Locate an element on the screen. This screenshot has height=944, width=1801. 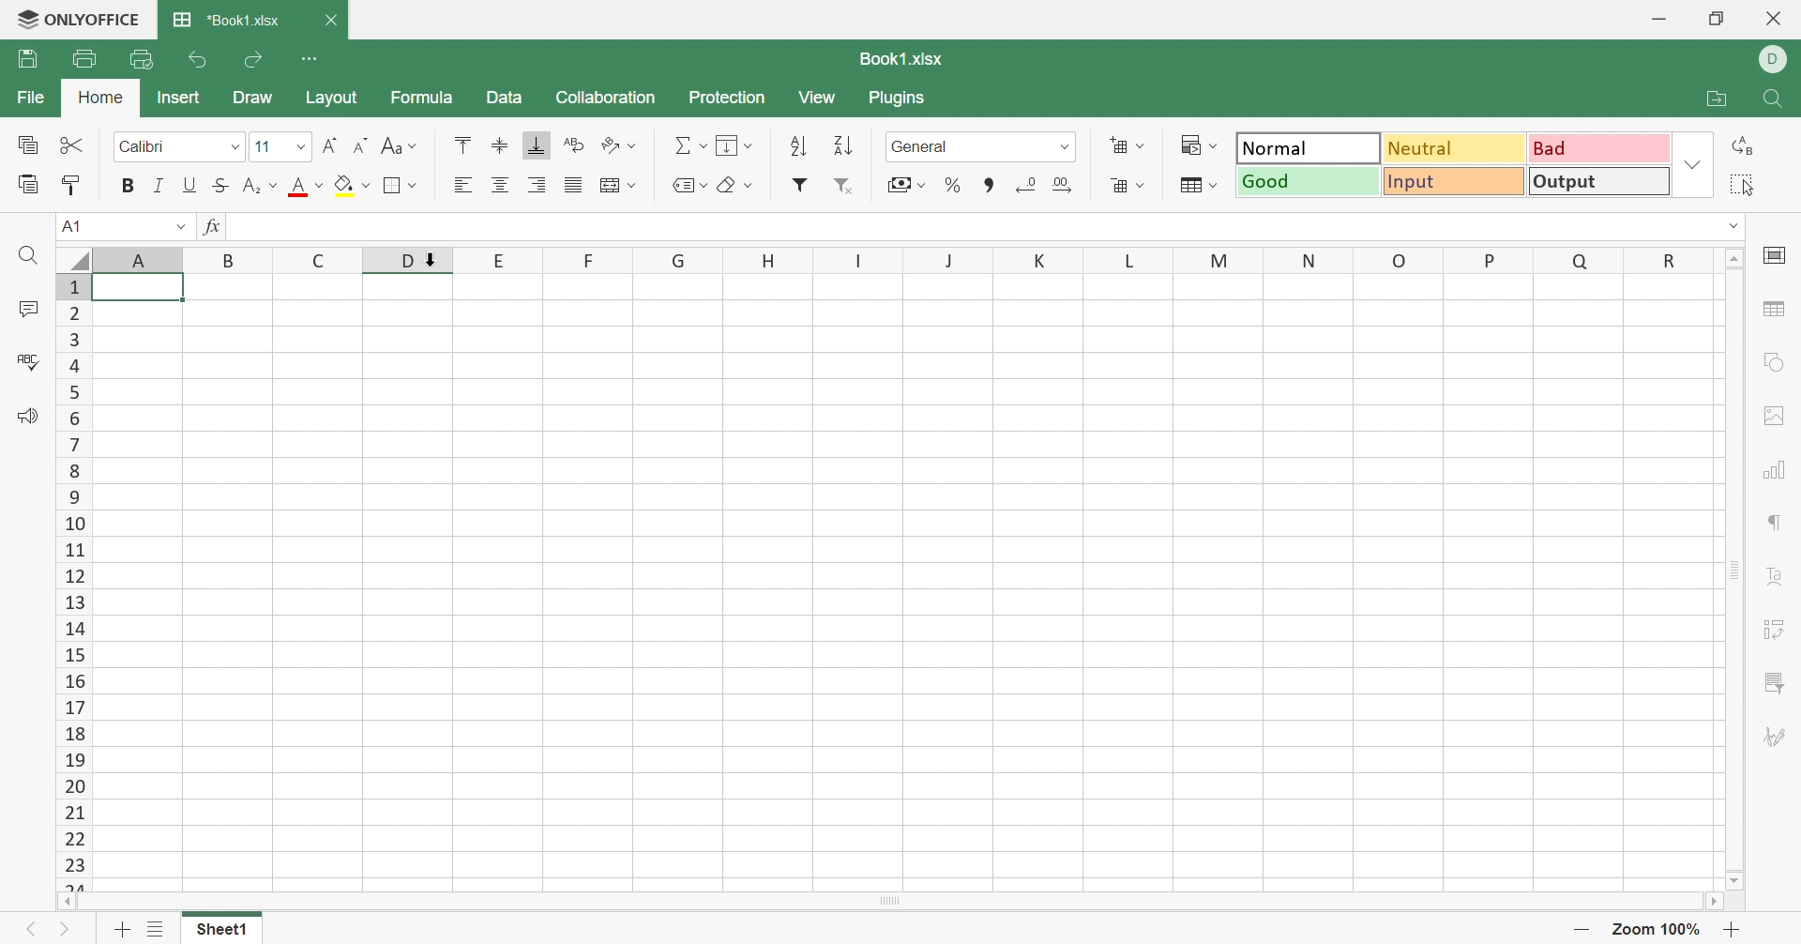
Drop Down is located at coordinates (319, 184).